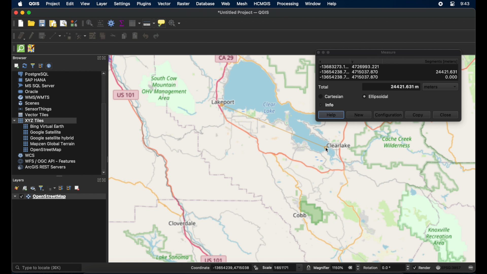 The width and height of the screenshot is (487, 274). What do you see at coordinates (21, 4) in the screenshot?
I see `apple icon` at bounding box center [21, 4].